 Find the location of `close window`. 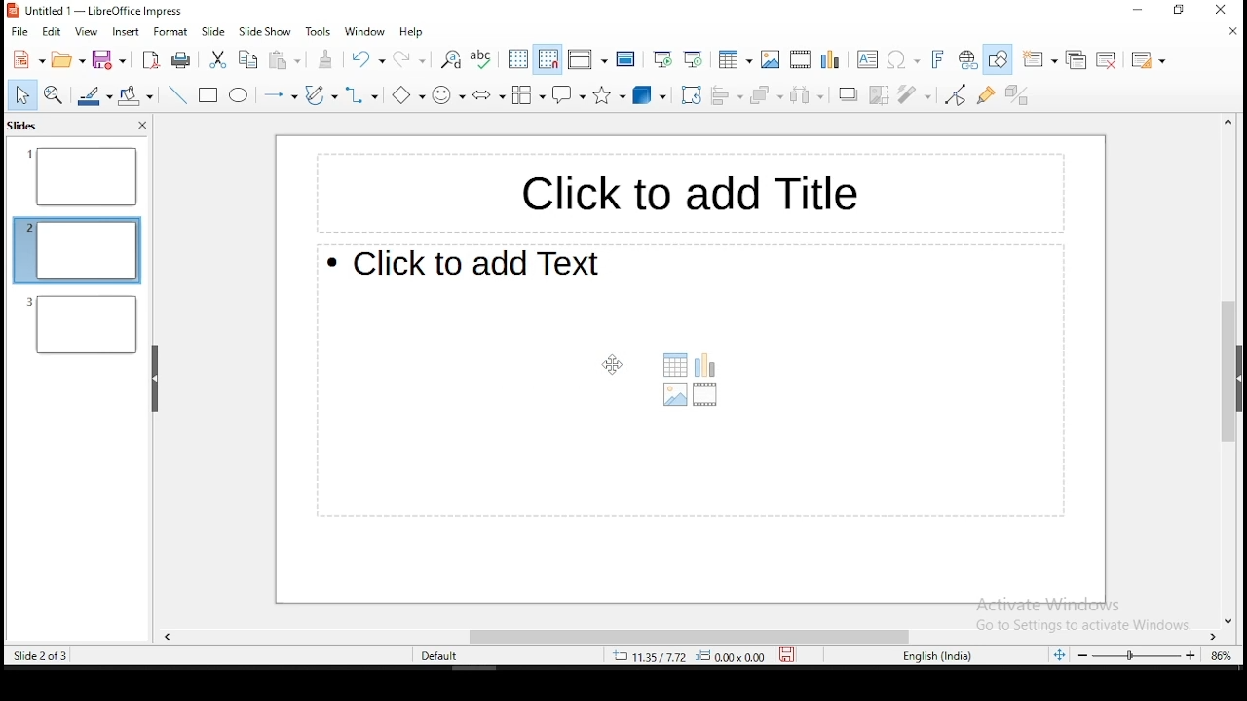

close window is located at coordinates (1227, 10).